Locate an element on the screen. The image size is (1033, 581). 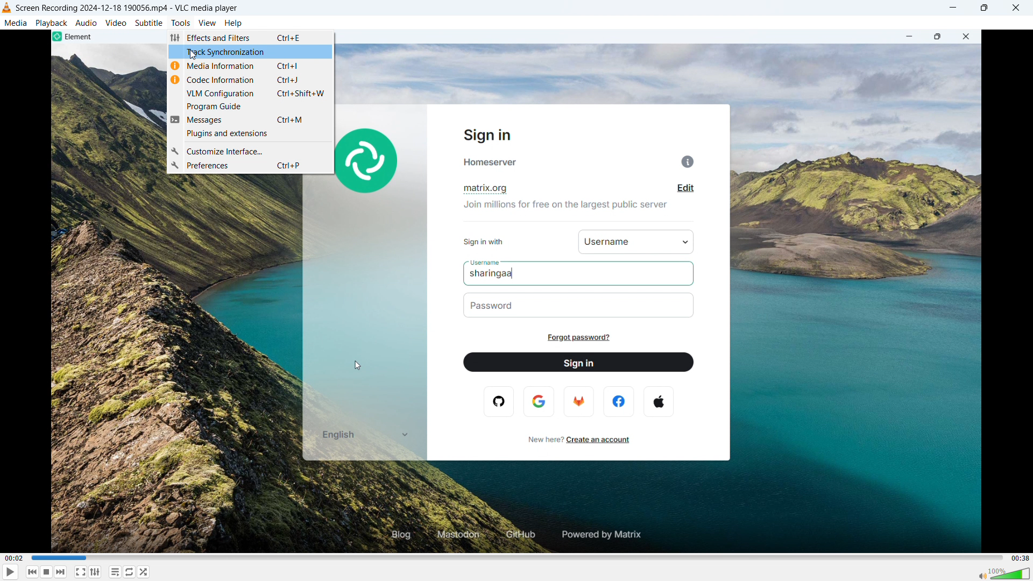
github is located at coordinates (515, 534).